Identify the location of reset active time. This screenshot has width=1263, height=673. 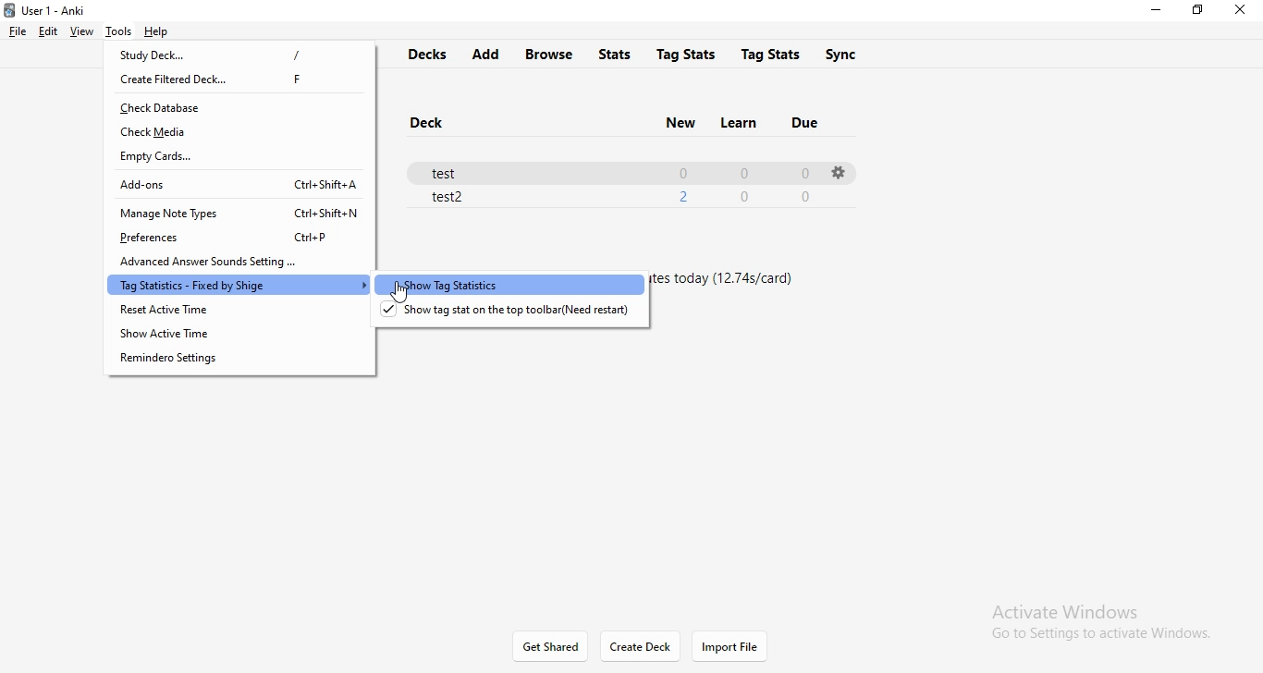
(234, 311).